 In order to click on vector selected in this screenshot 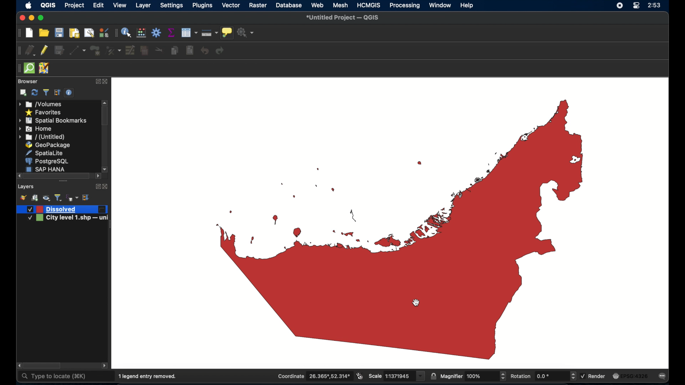, I will do `click(231, 6)`.